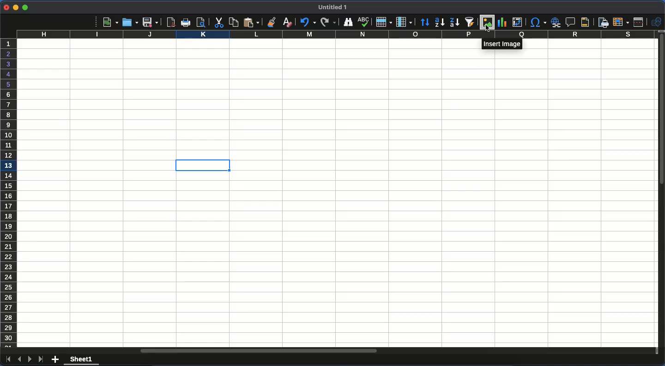  I want to click on save, so click(151, 23).